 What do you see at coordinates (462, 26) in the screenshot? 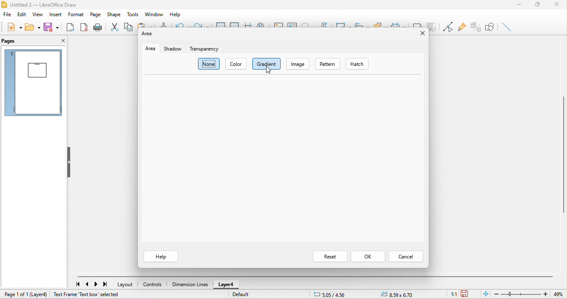
I see `glue point function` at bounding box center [462, 26].